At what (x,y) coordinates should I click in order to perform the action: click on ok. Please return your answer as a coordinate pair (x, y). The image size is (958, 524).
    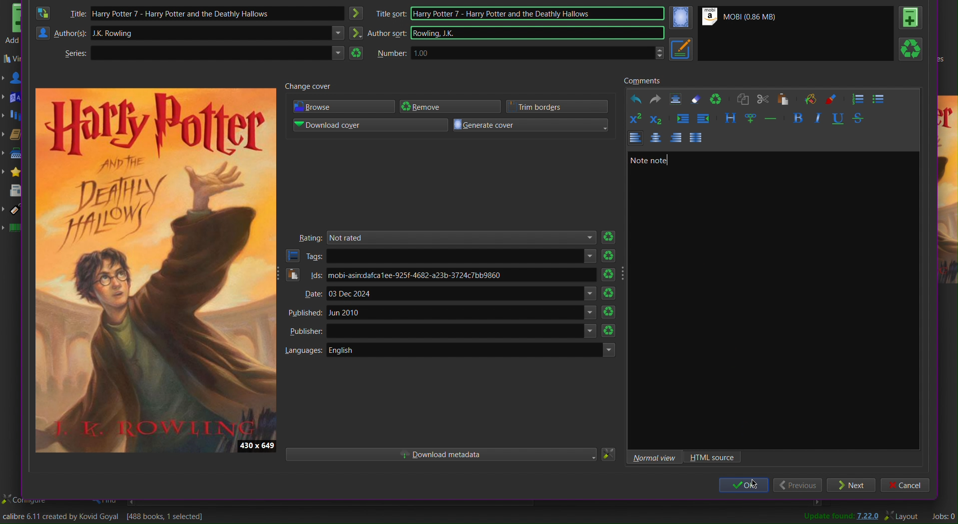
    Looking at the image, I should click on (742, 486).